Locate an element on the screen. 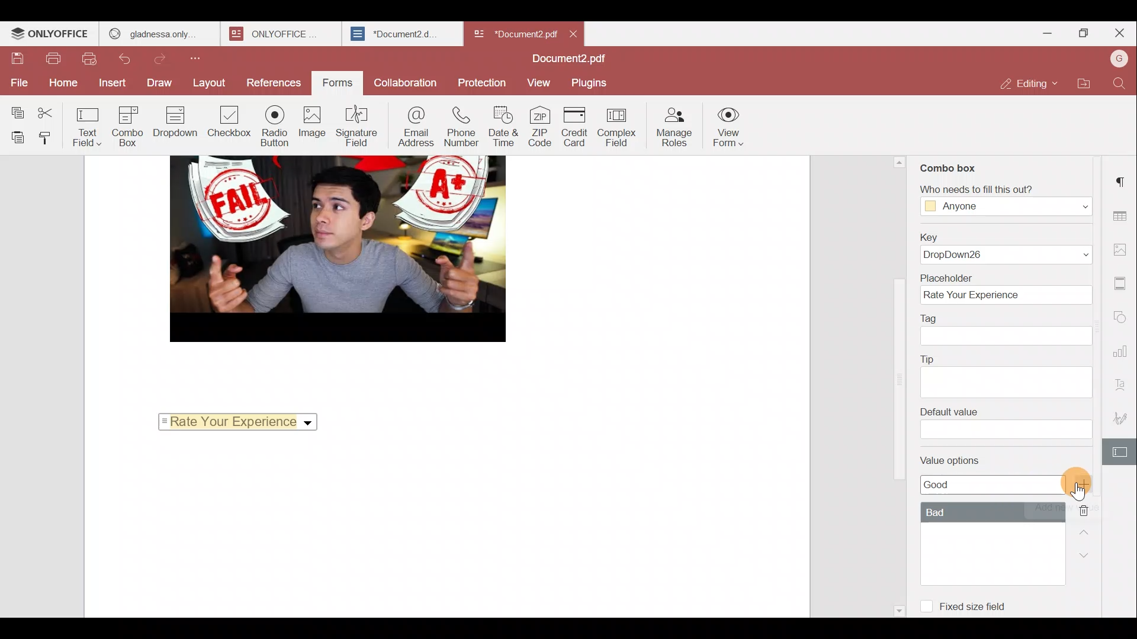 Image resolution: width=1137 pixels, height=639 pixels. Signature field is located at coordinates (356, 125).